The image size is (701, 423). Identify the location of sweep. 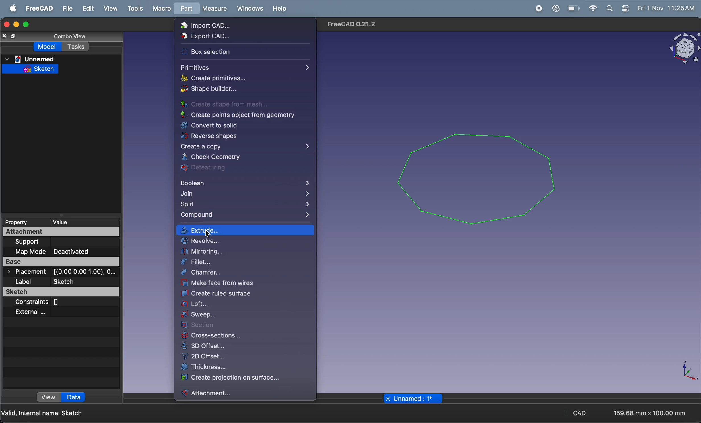
(245, 316).